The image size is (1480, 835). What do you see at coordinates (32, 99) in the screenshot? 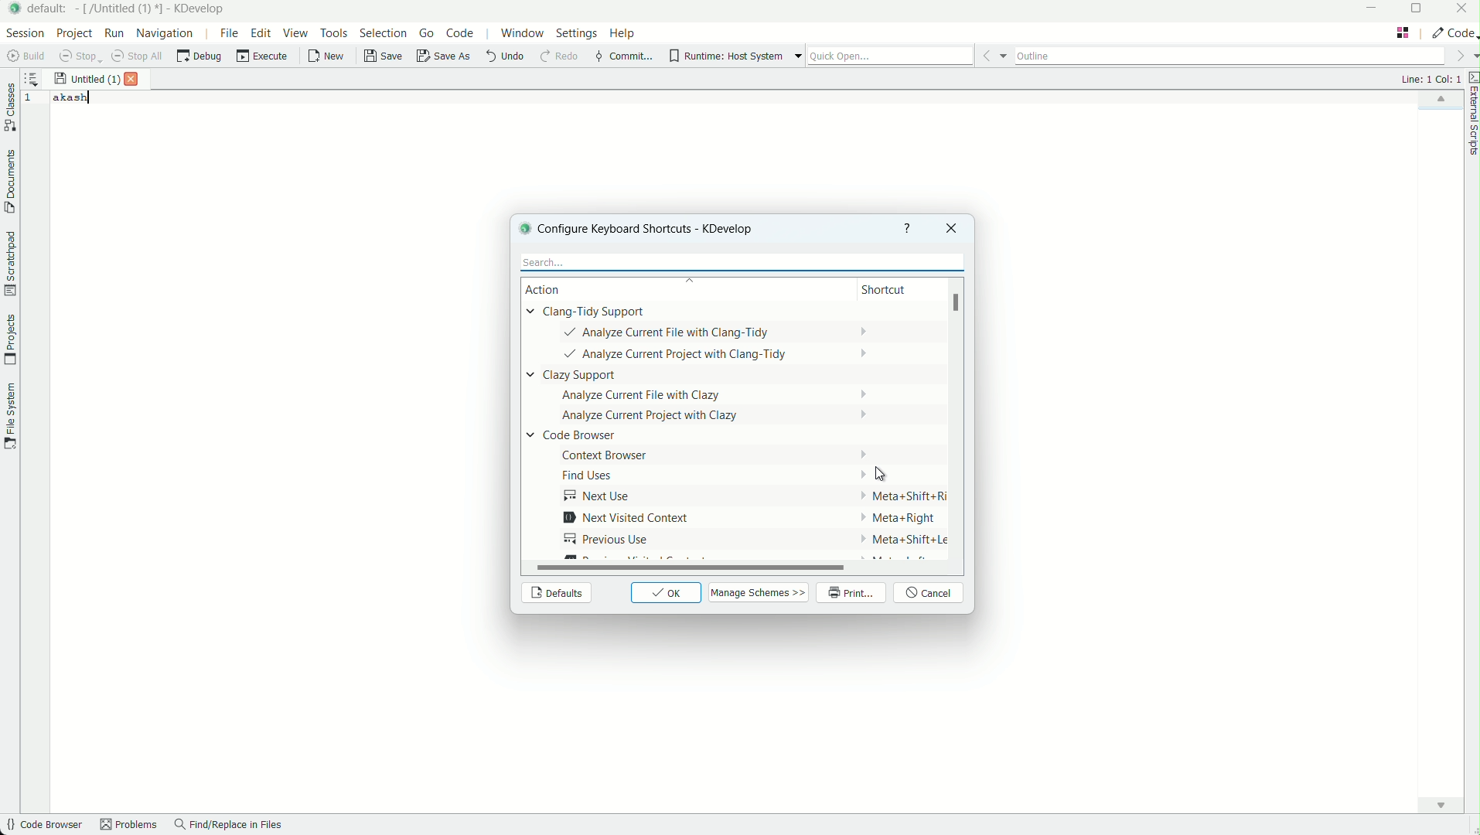
I see `line number` at bounding box center [32, 99].